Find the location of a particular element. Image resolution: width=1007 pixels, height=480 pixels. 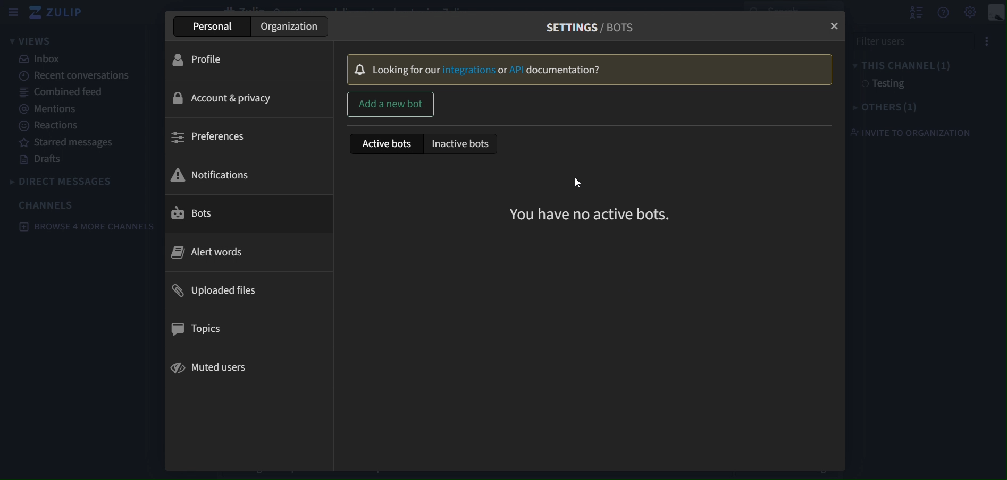

active bots is located at coordinates (393, 145).